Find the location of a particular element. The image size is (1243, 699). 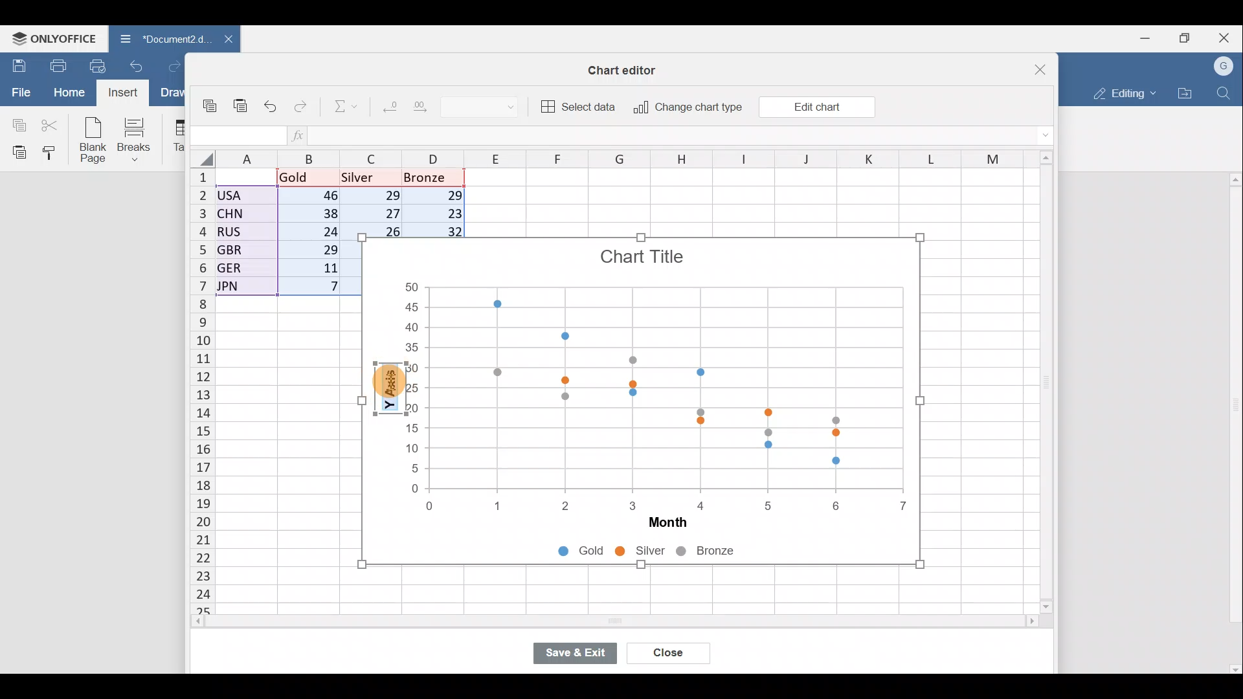

Redo is located at coordinates (172, 64).